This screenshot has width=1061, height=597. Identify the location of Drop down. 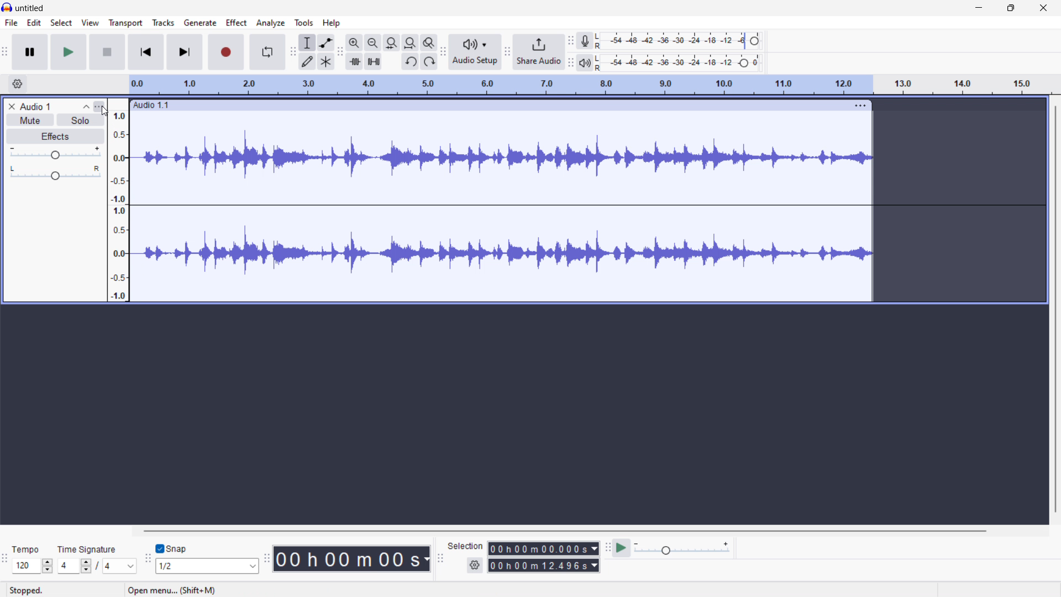
(130, 567).